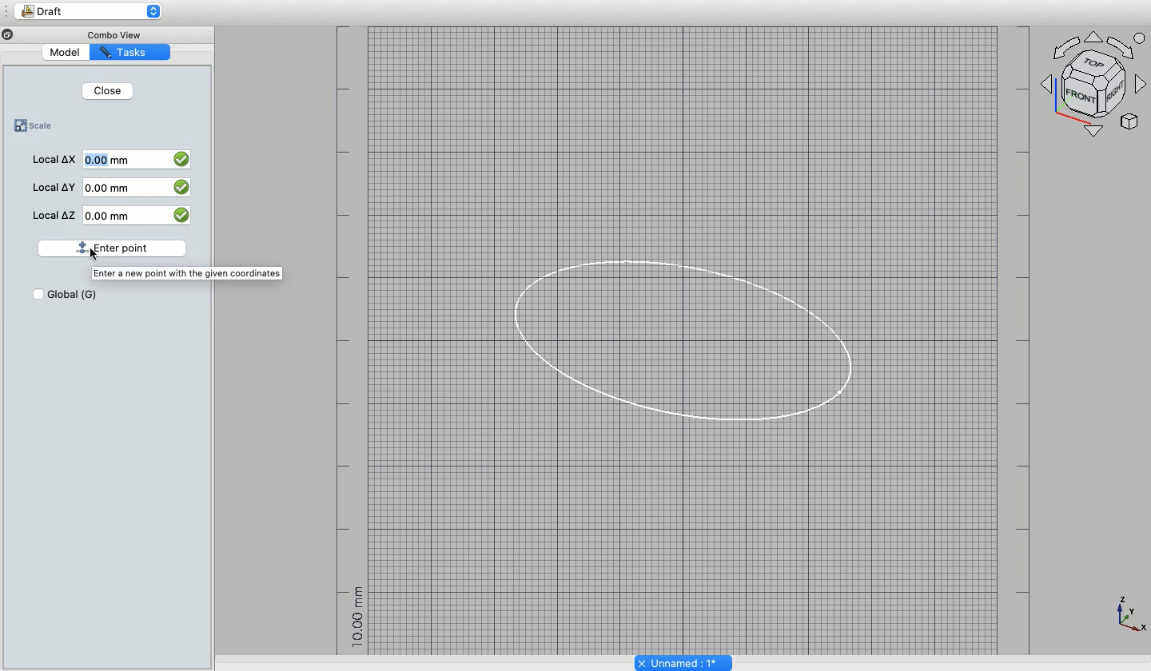 The height and width of the screenshot is (671, 1151). Describe the element at coordinates (1096, 82) in the screenshot. I see `Axes` at that location.